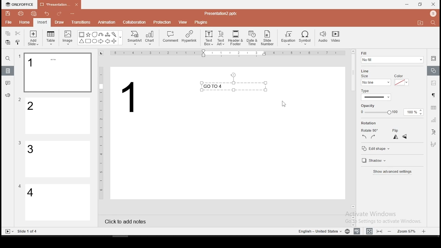  What do you see at coordinates (8, 231) in the screenshot?
I see `Slide` at bounding box center [8, 231].